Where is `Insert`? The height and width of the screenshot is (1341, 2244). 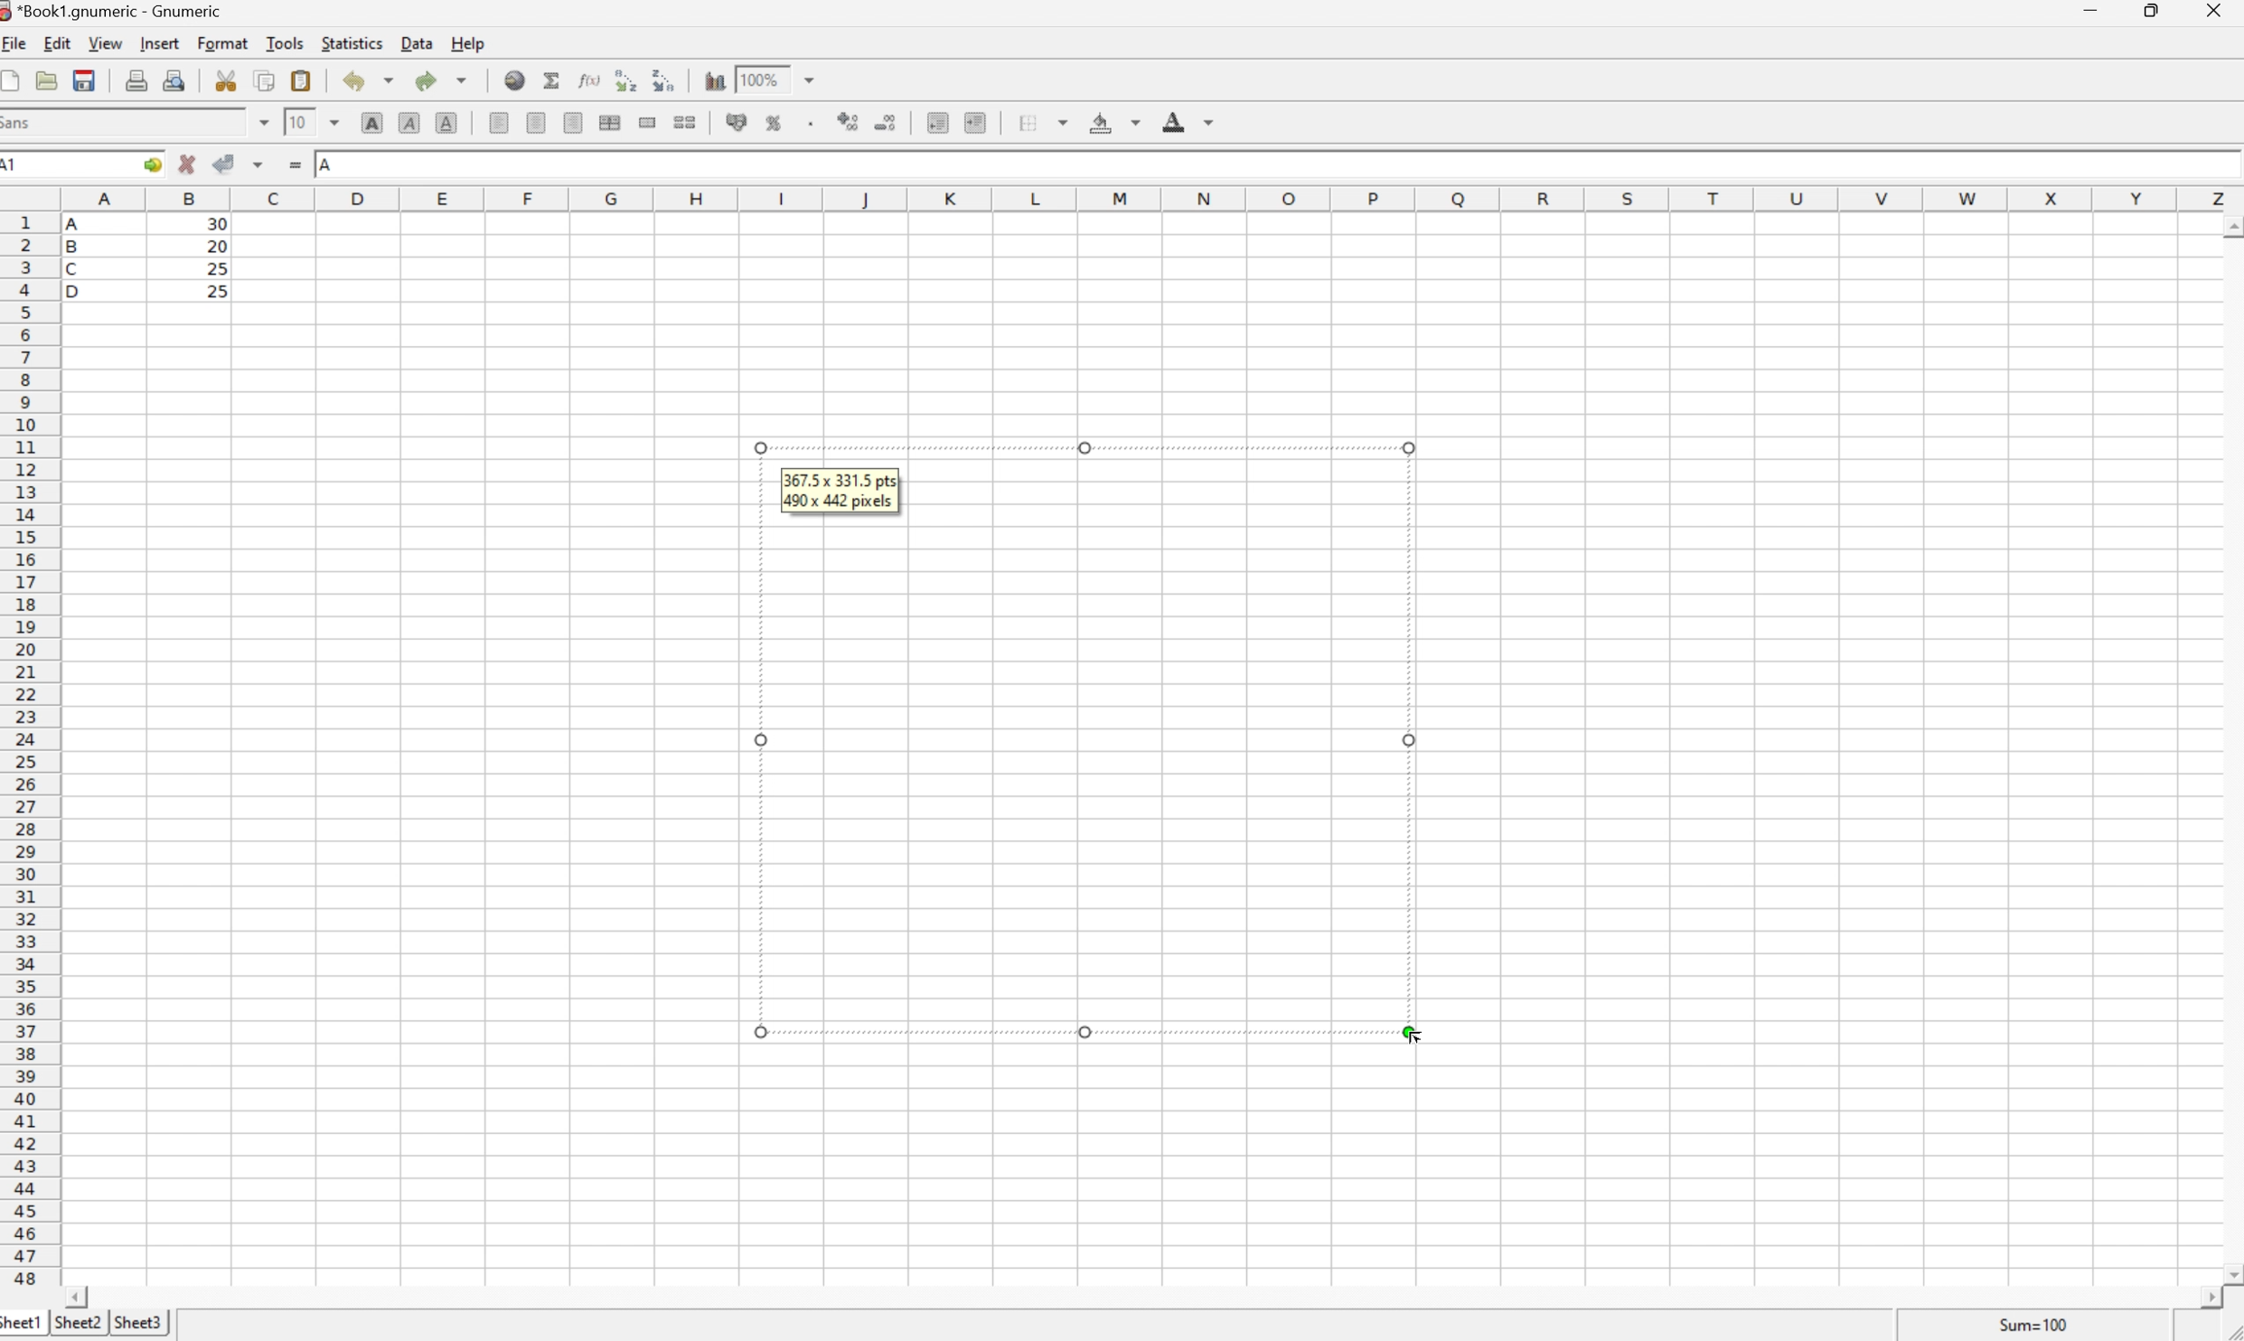
Insert is located at coordinates (163, 44).